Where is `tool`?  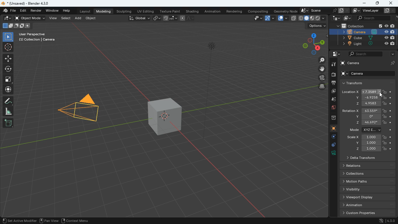 tool is located at coordinates (334, 65).